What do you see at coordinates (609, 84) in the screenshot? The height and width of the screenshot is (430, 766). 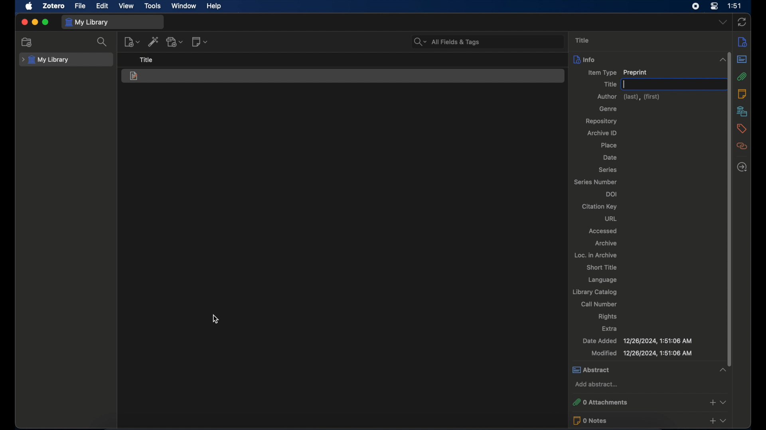 I see `title` at bounding box center [609, 84].